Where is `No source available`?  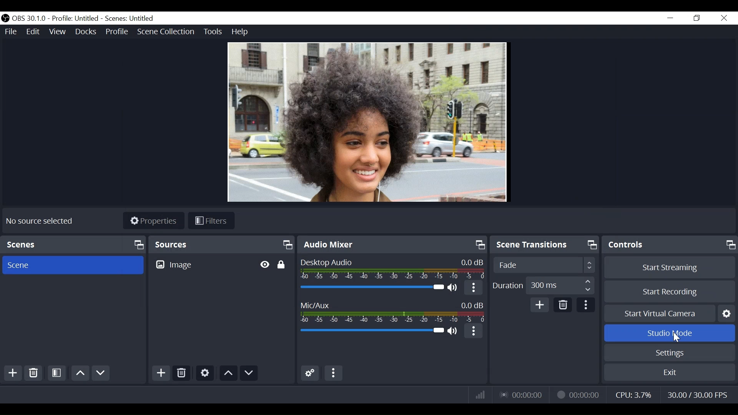 No source available is located at coordinates (40, 221).